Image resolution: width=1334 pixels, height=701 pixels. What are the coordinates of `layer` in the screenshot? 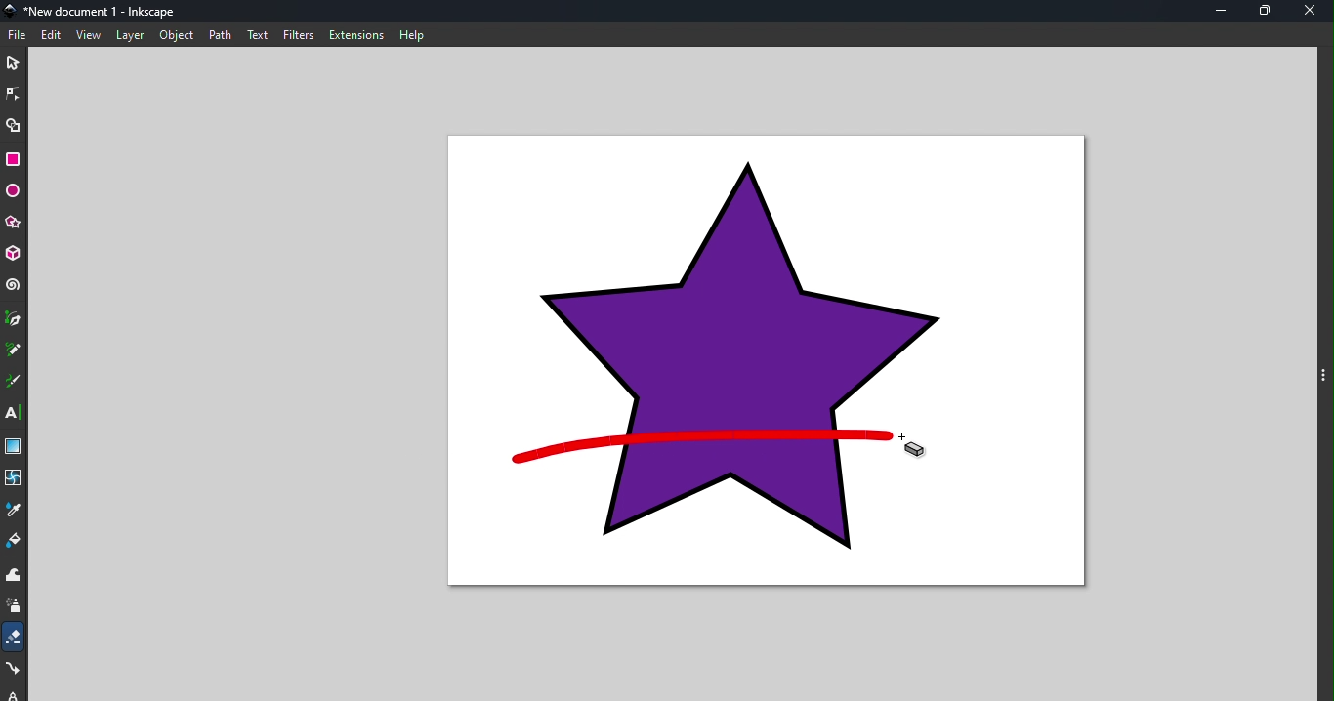 It's located at (130, 35).